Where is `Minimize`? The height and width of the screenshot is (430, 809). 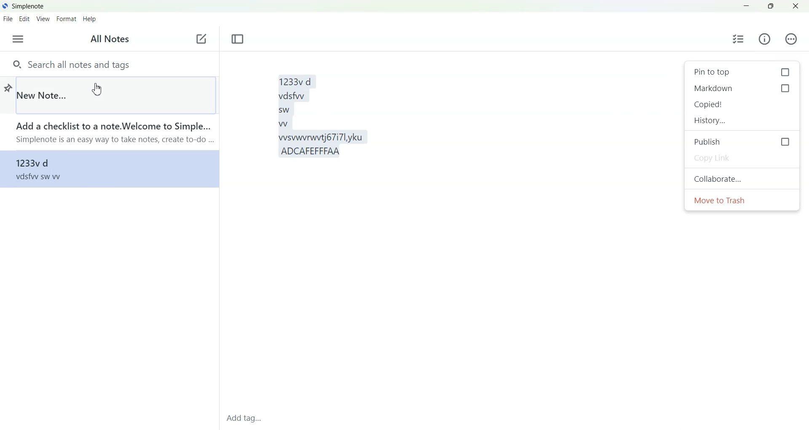
Minimize is located at coordinates (747, 6).